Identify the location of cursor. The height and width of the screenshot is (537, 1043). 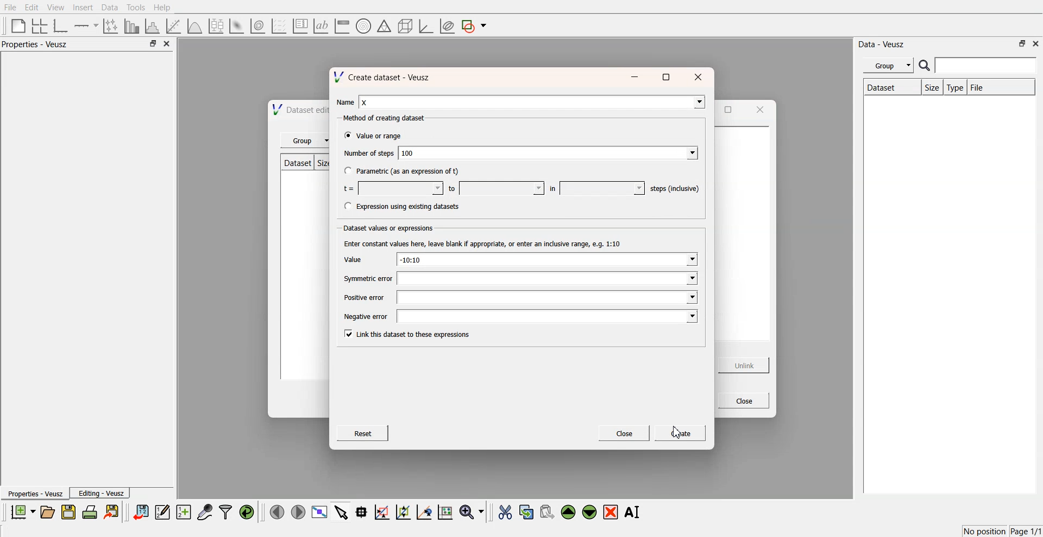
(677, 433).